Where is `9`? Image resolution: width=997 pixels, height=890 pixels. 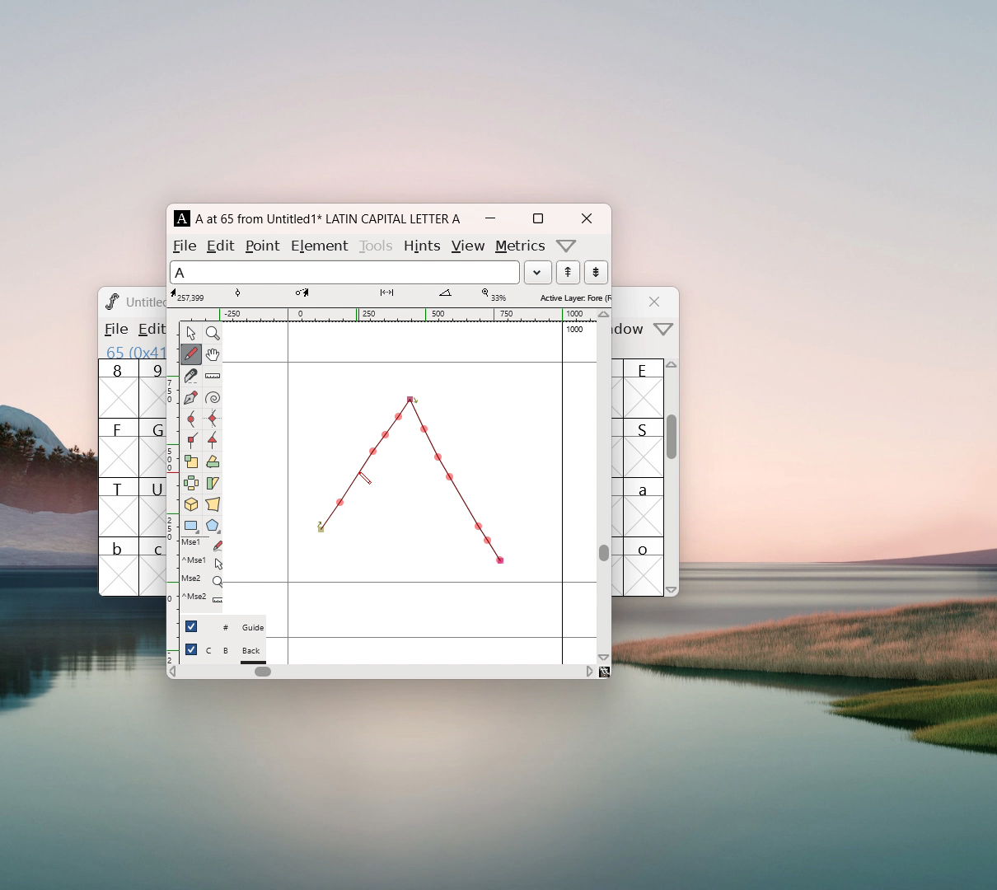 9 is located at coordinates (152, 388).